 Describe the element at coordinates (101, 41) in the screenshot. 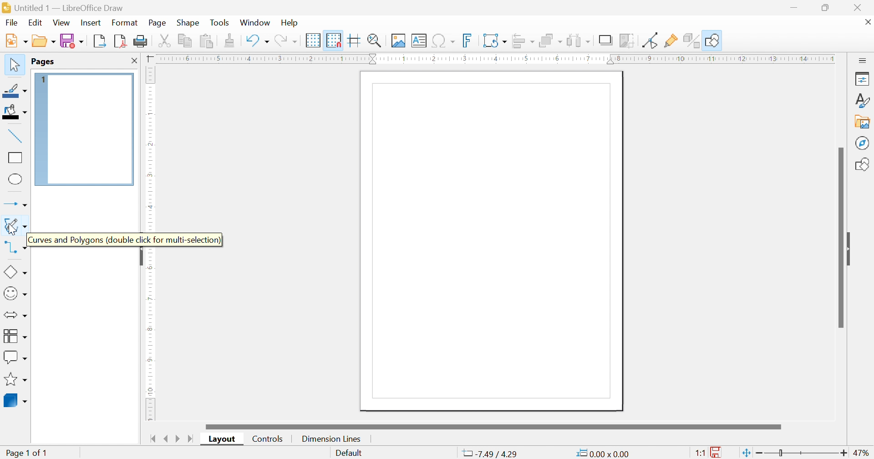

I see `export` at that location.